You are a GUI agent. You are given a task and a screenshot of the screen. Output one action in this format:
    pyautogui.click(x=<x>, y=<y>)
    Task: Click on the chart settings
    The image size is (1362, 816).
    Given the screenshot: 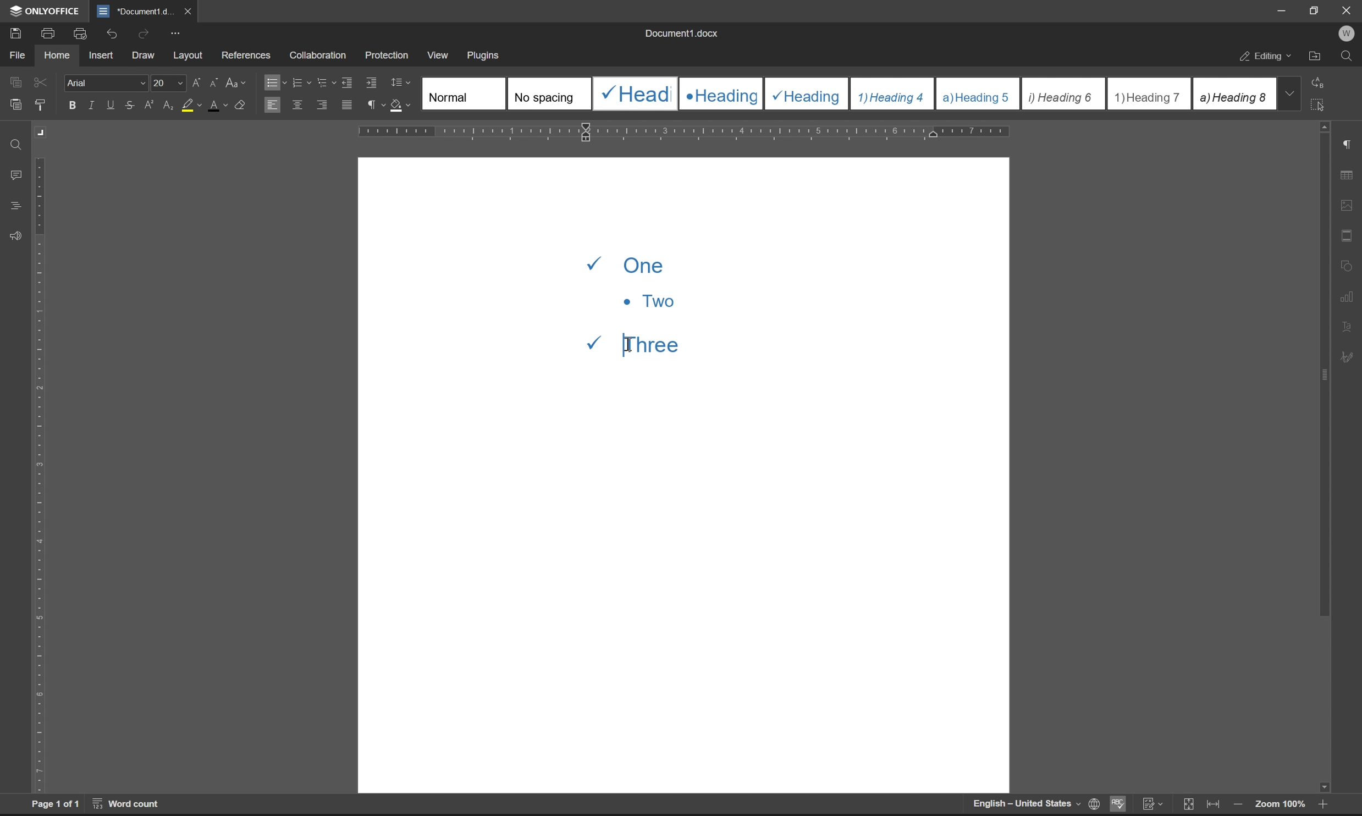 What is the action you would take?
    pyautogui.click(x=1348, y=294)
    